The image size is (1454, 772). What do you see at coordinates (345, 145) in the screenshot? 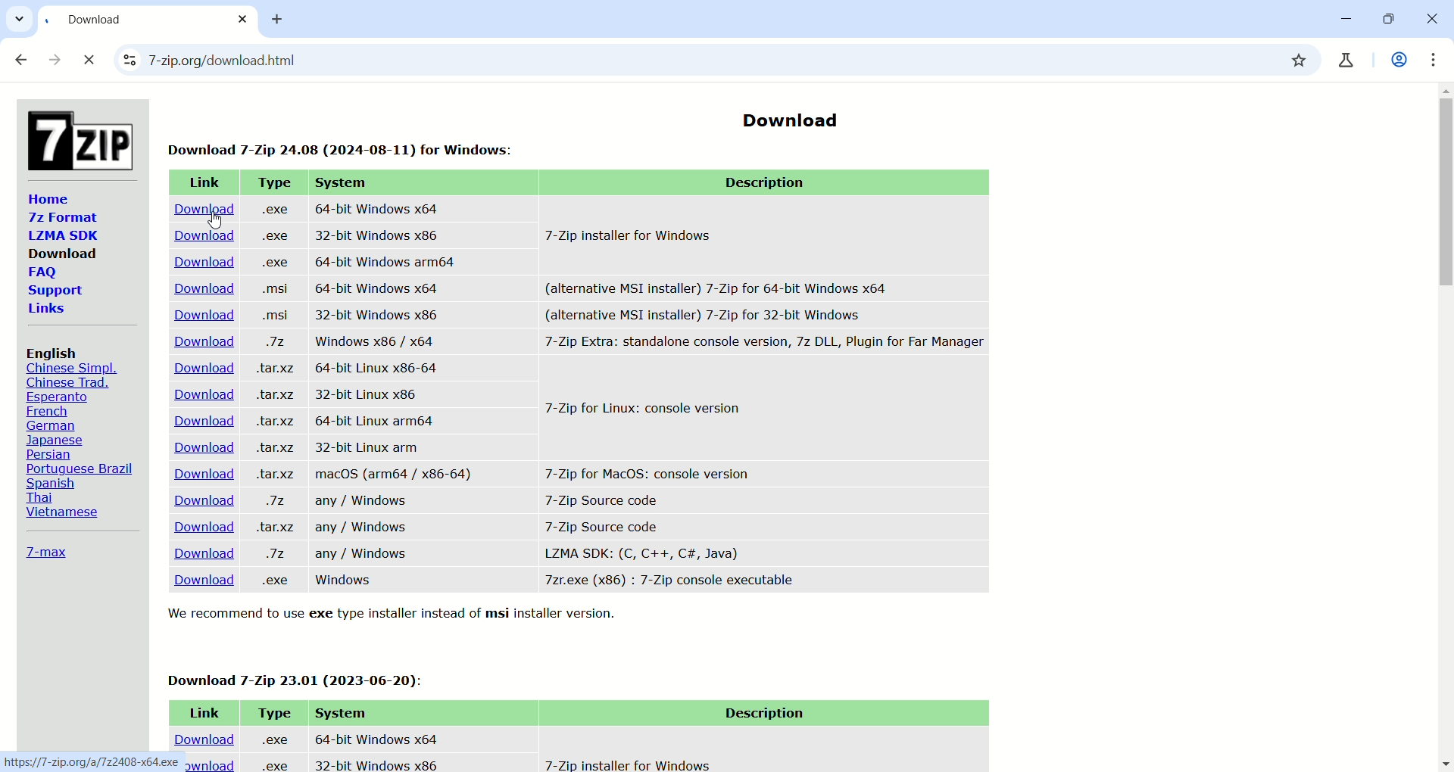
I see `Download 7-Zip 24.08 (2024-08-11) for Windows:` at bounding box center [345, 145].